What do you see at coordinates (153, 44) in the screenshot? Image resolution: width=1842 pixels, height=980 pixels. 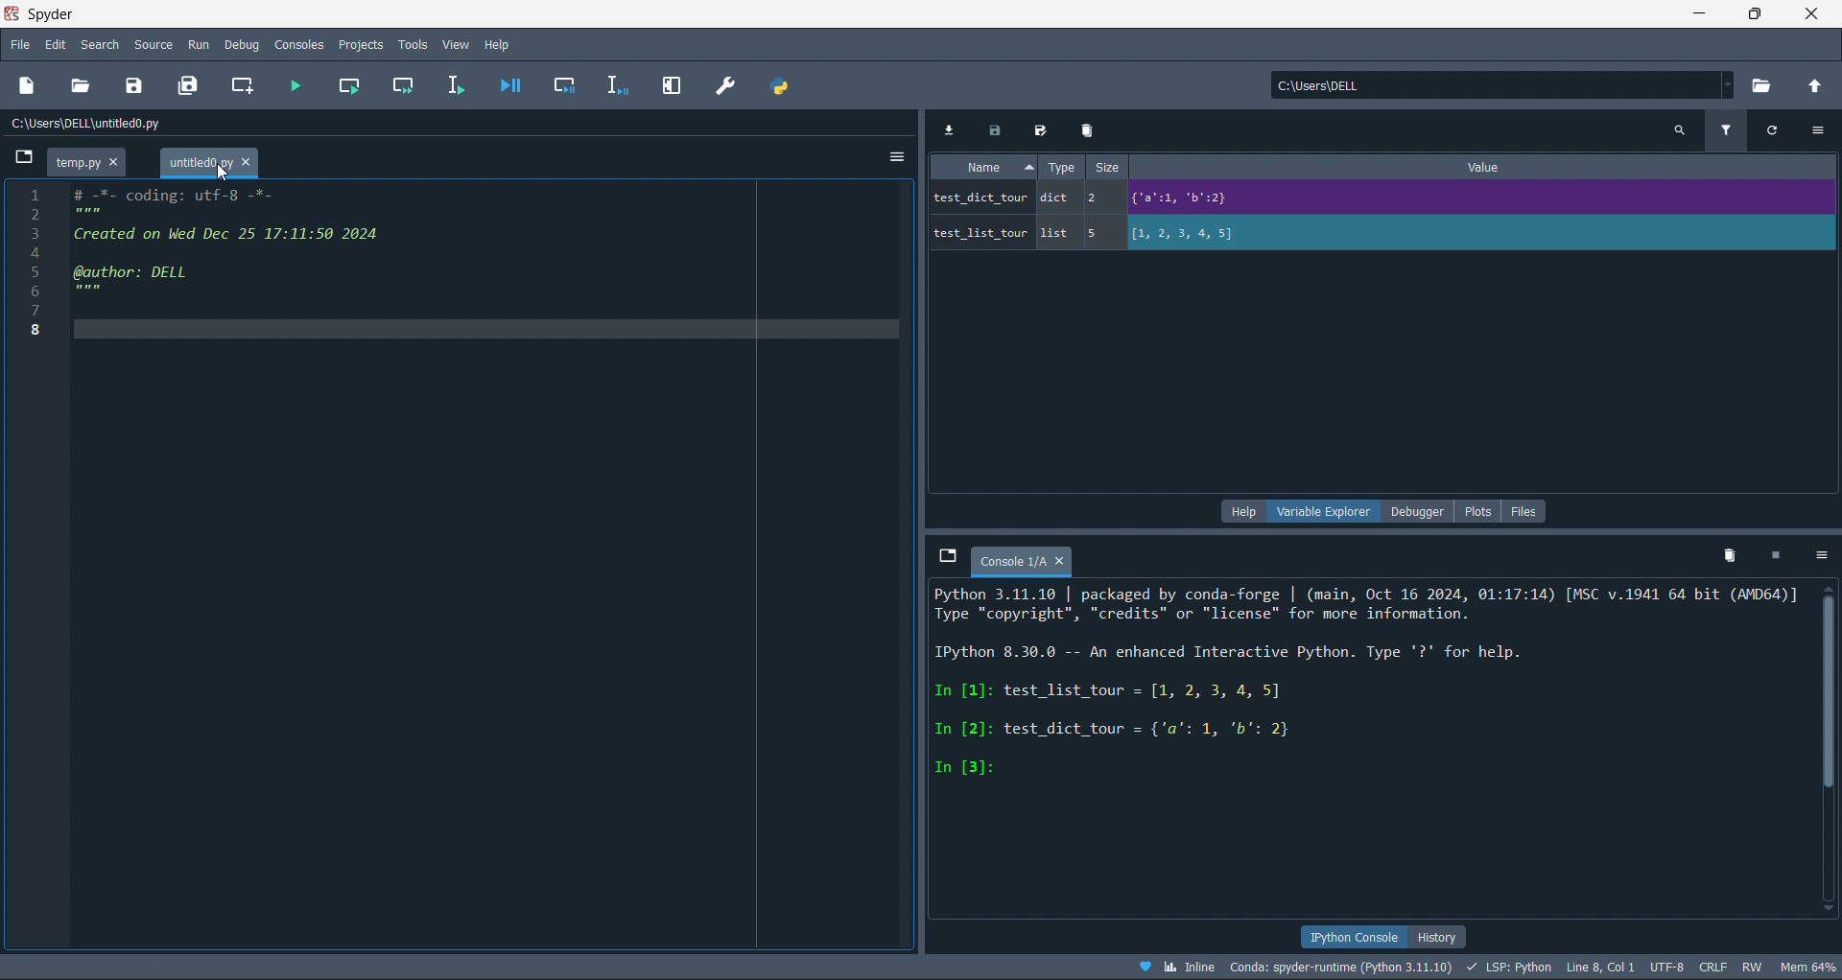 I see `source` at bounding box center [153, 44].